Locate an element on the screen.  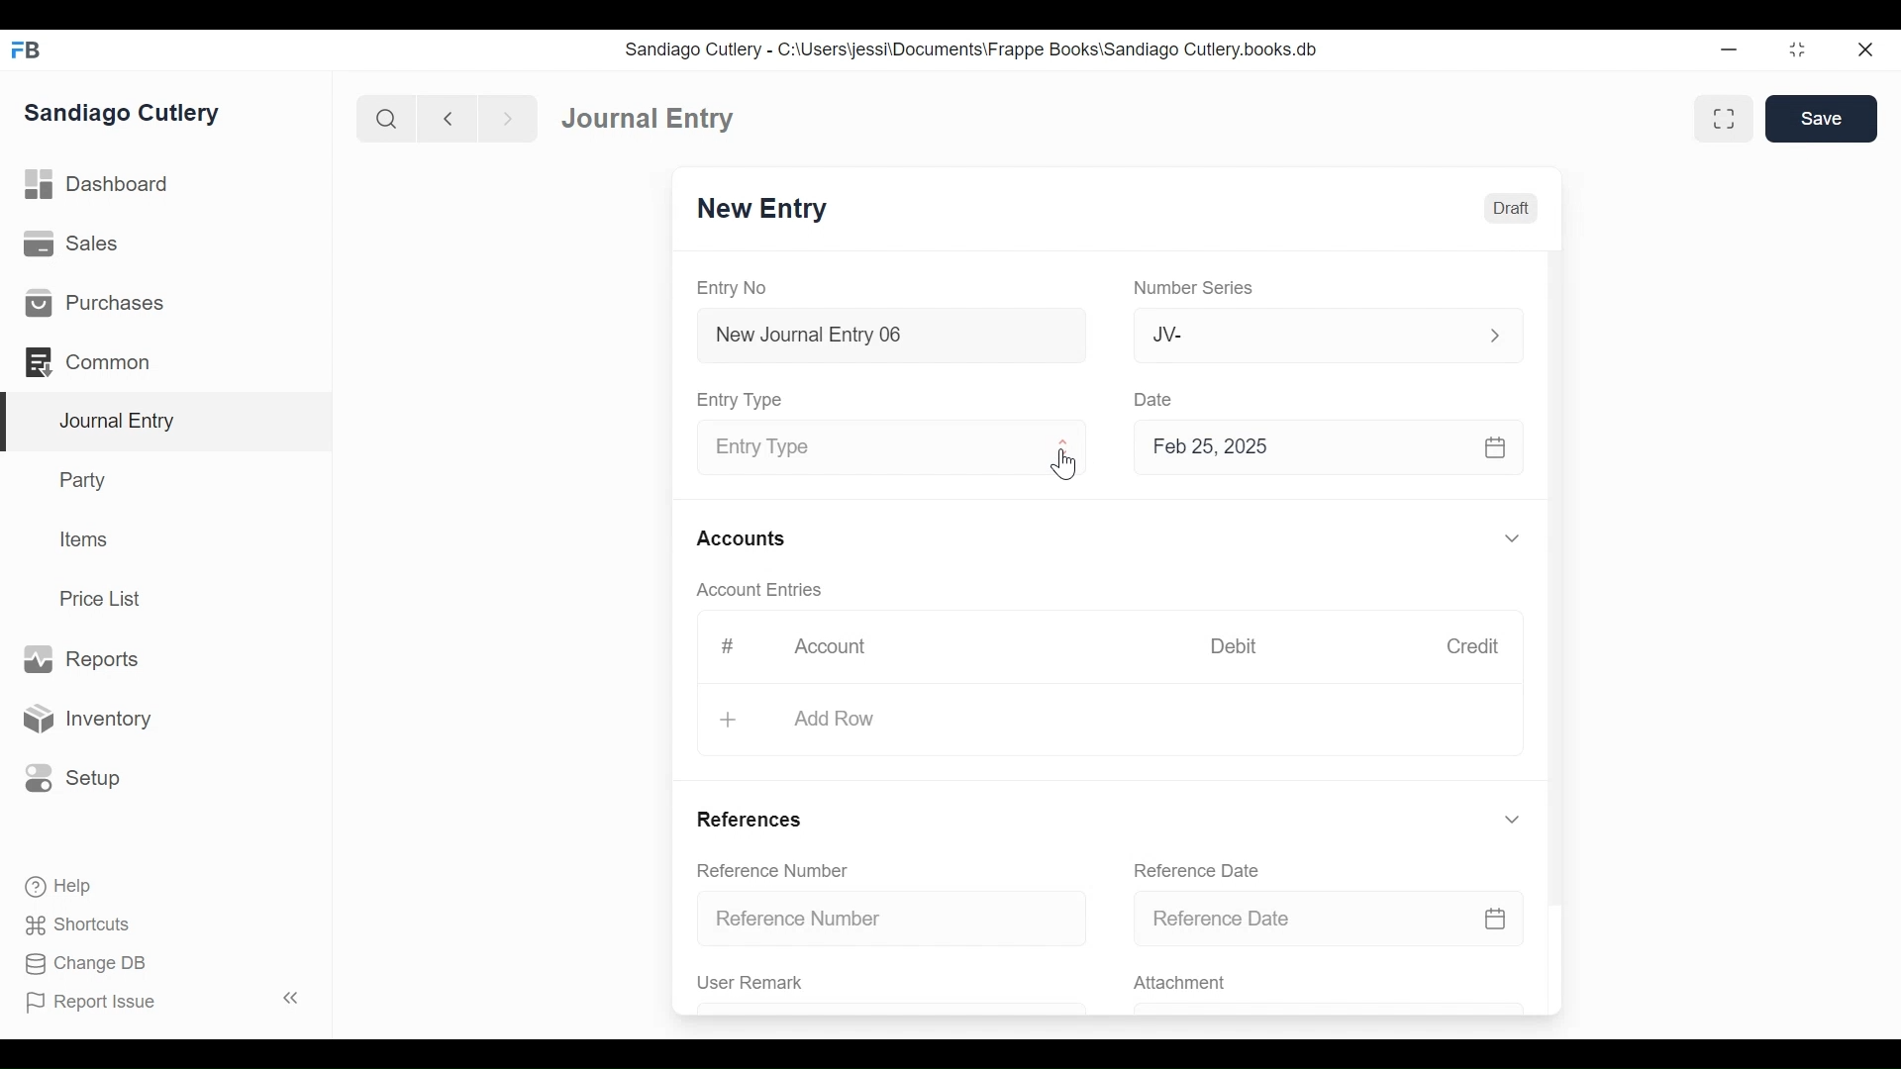
Navigate Forward is located at coordinates (509, 120).